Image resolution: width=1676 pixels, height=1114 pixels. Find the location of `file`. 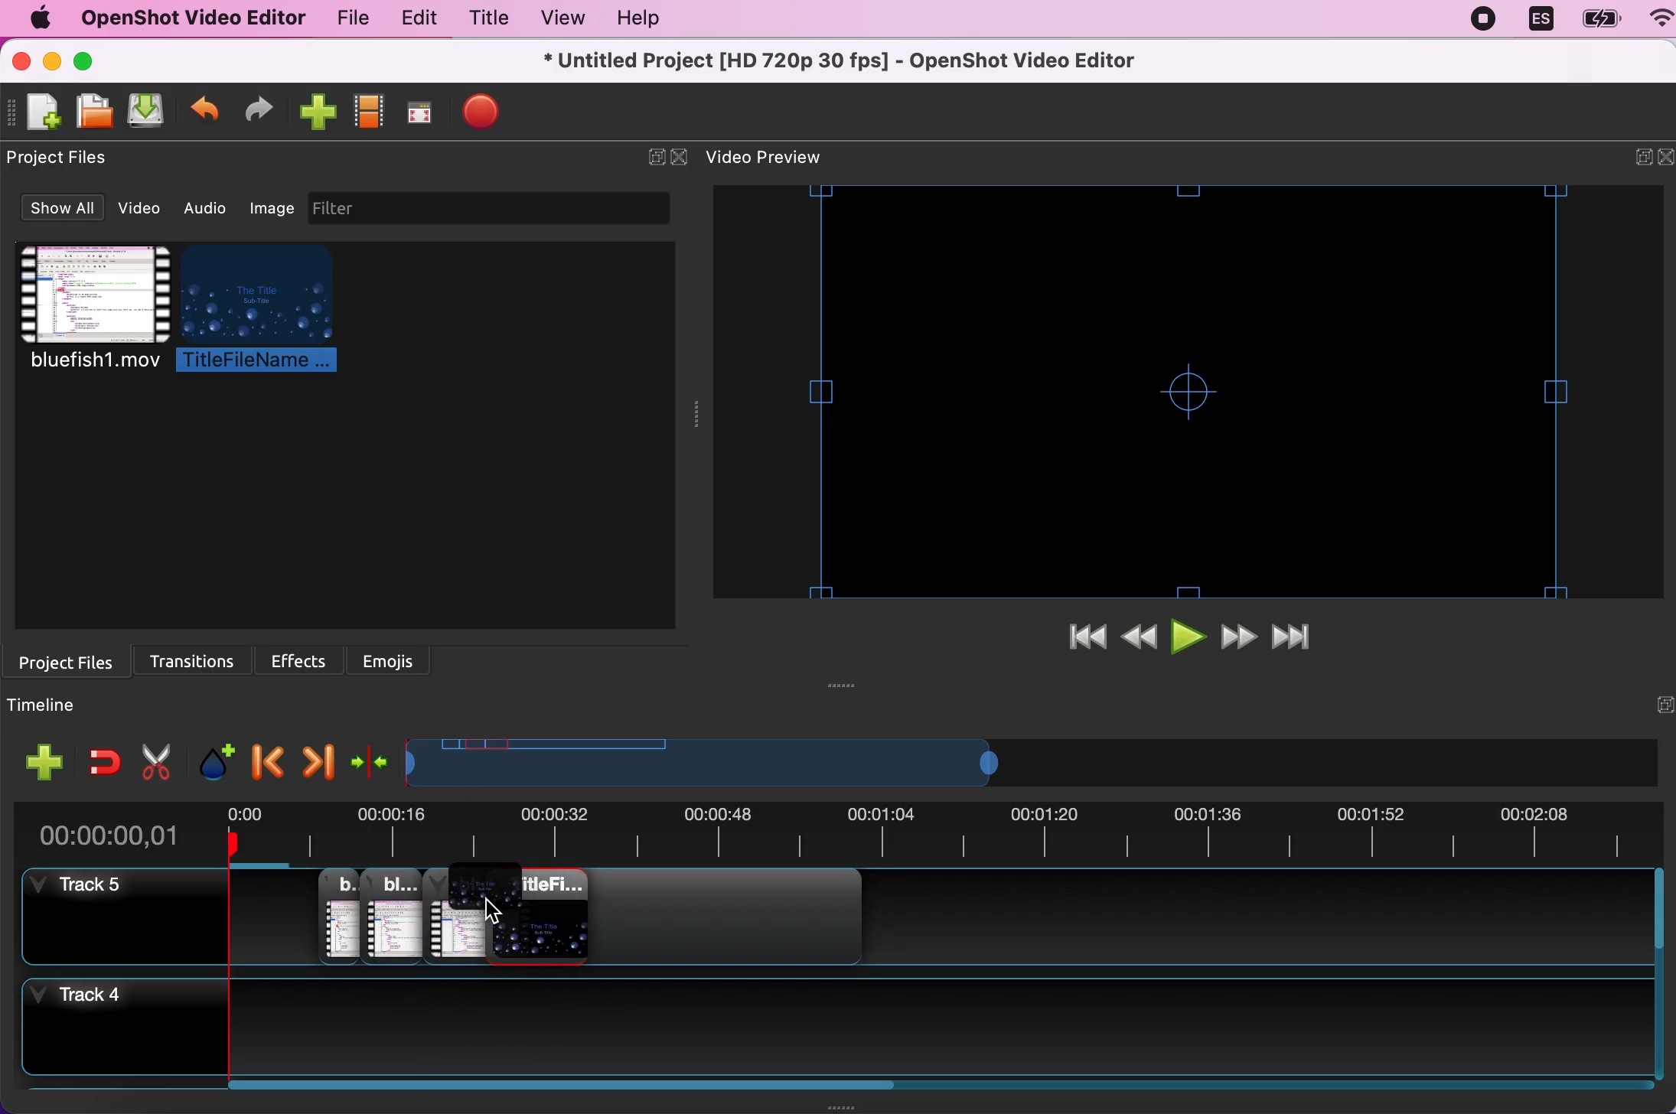

file is located at coordinates (347, 21).